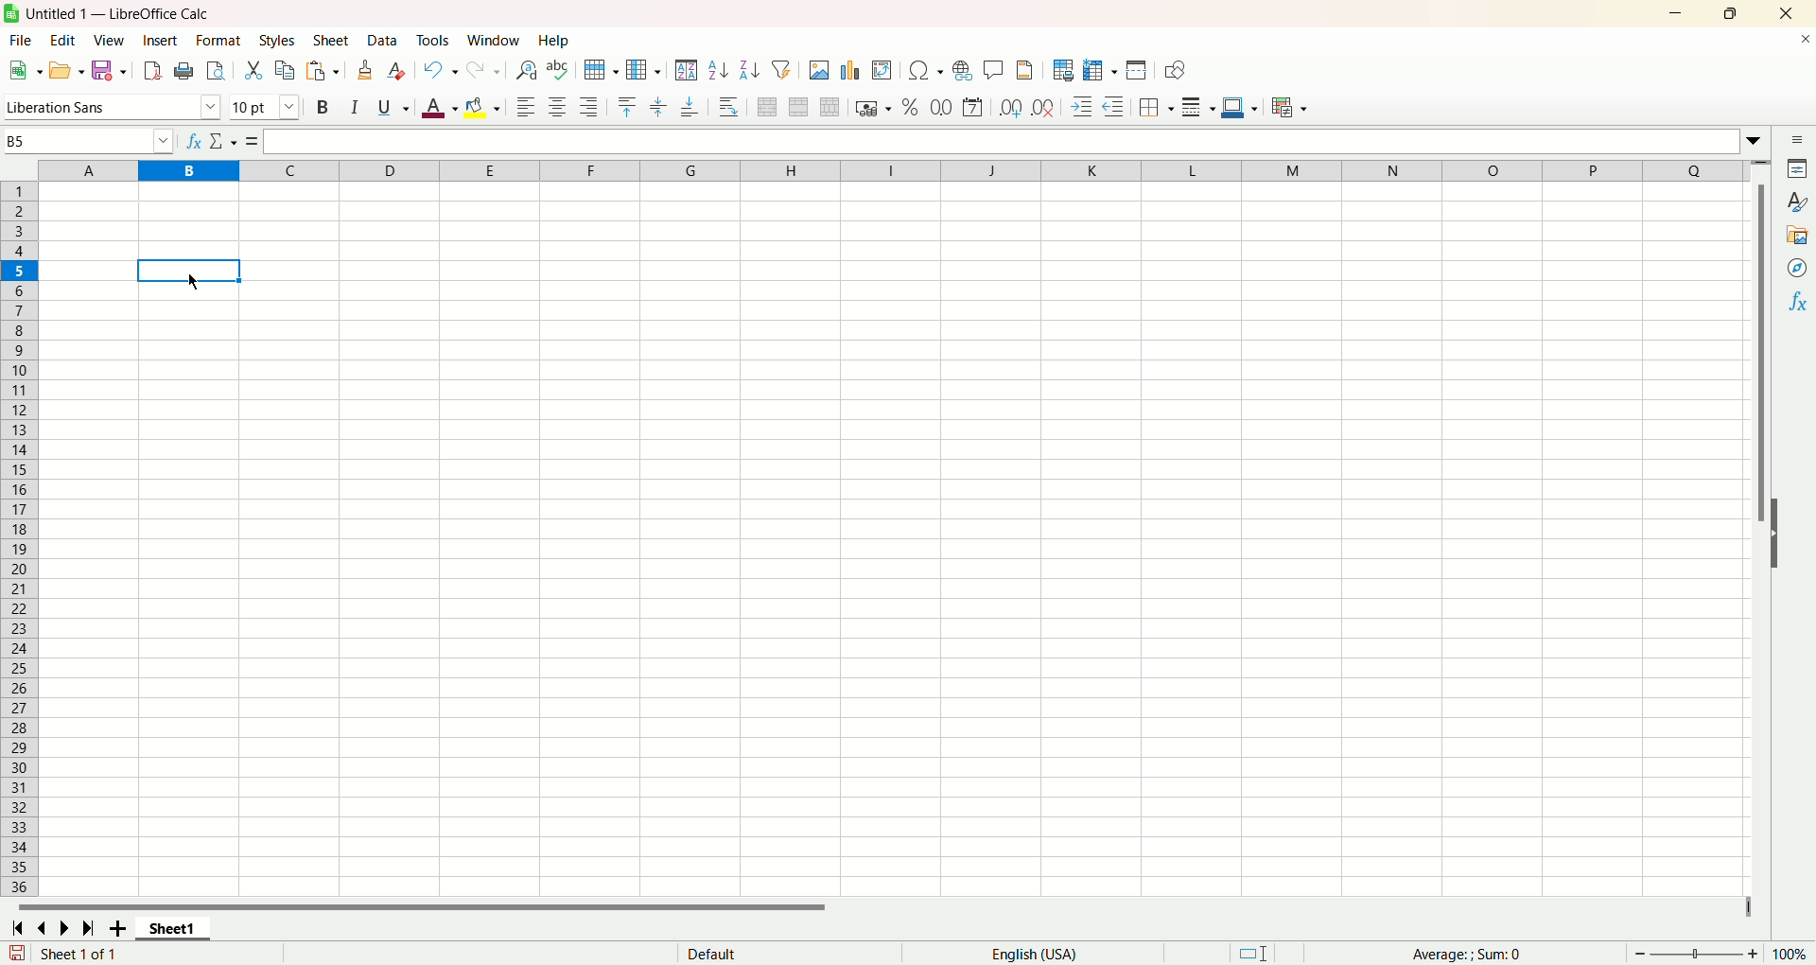 The height and width of the screenshot is (965, 1816). I want to click on view, so click(109, 40).